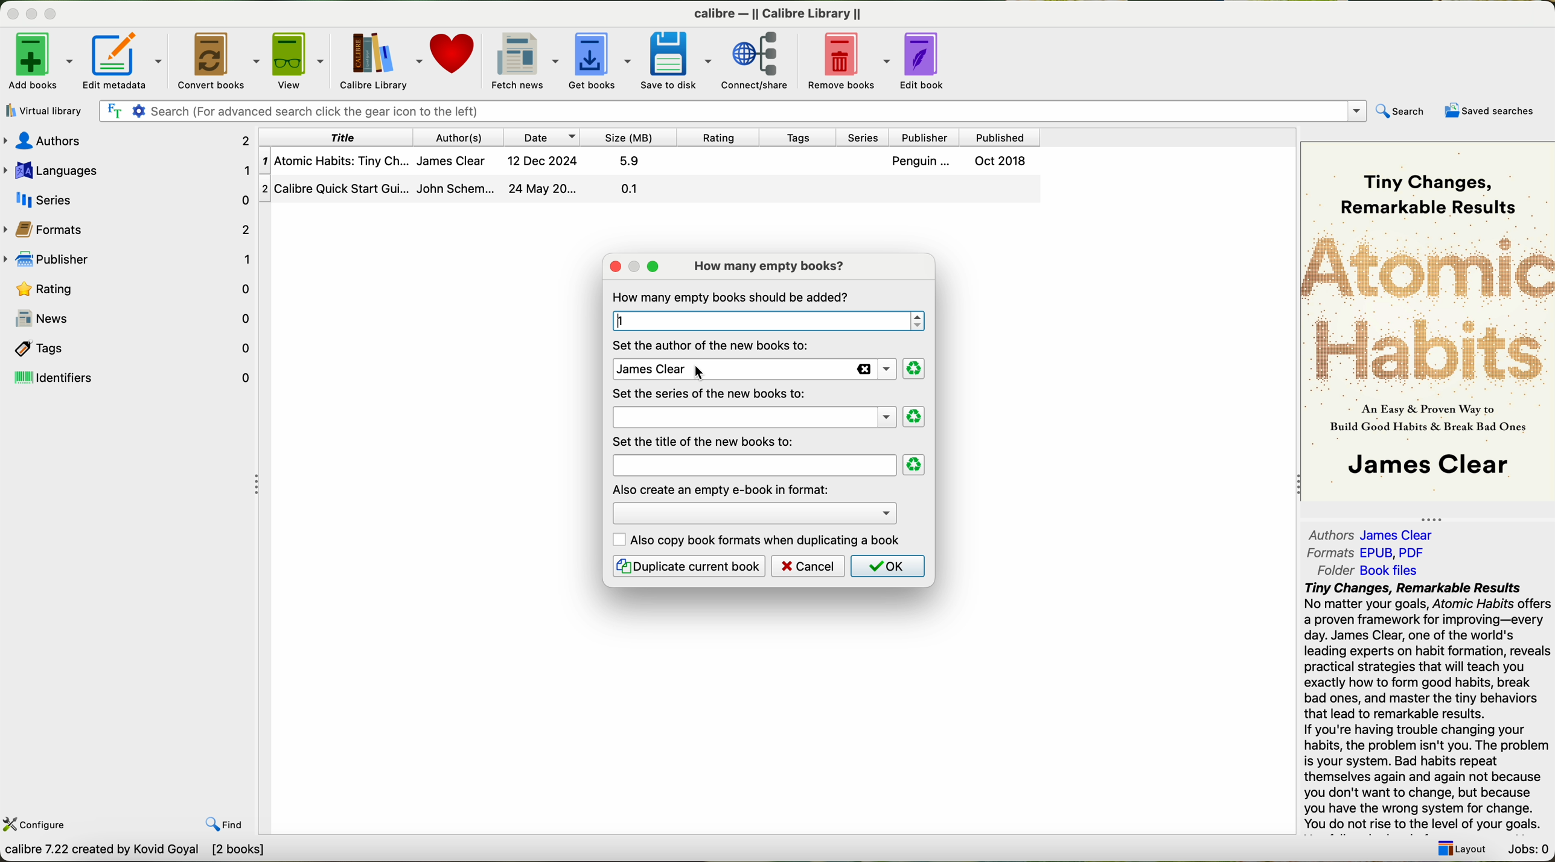 The height and width of the screenshot is (862, 1555). I want to click on date, so click(541, 137).